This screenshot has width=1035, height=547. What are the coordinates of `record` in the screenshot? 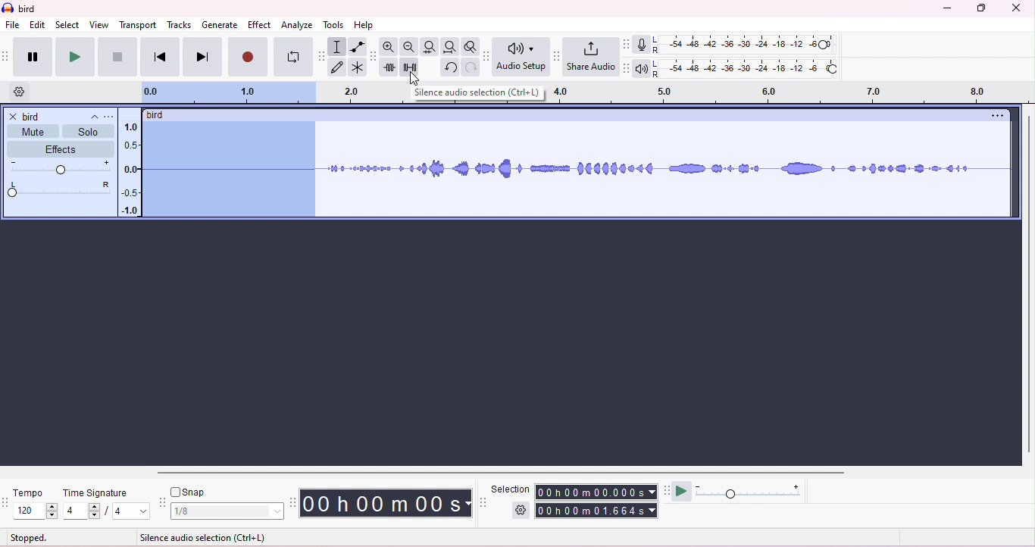 It's located at (247, 57).